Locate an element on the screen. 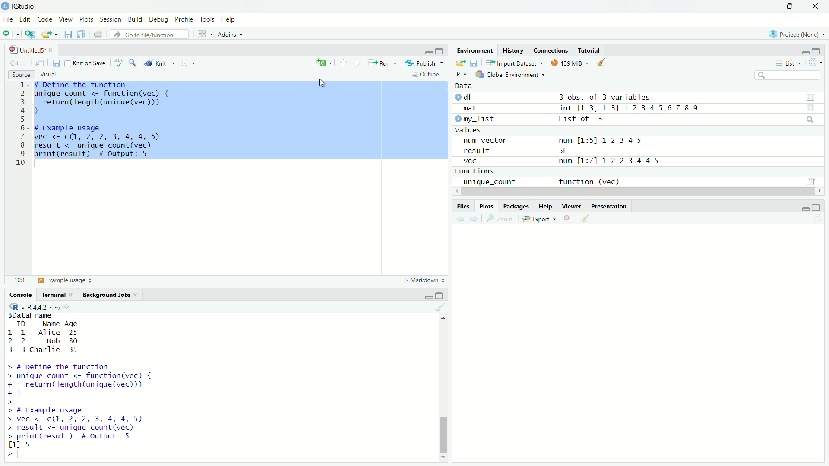  R 4.4.2 . ~/ is located at coordinates (45, 307).